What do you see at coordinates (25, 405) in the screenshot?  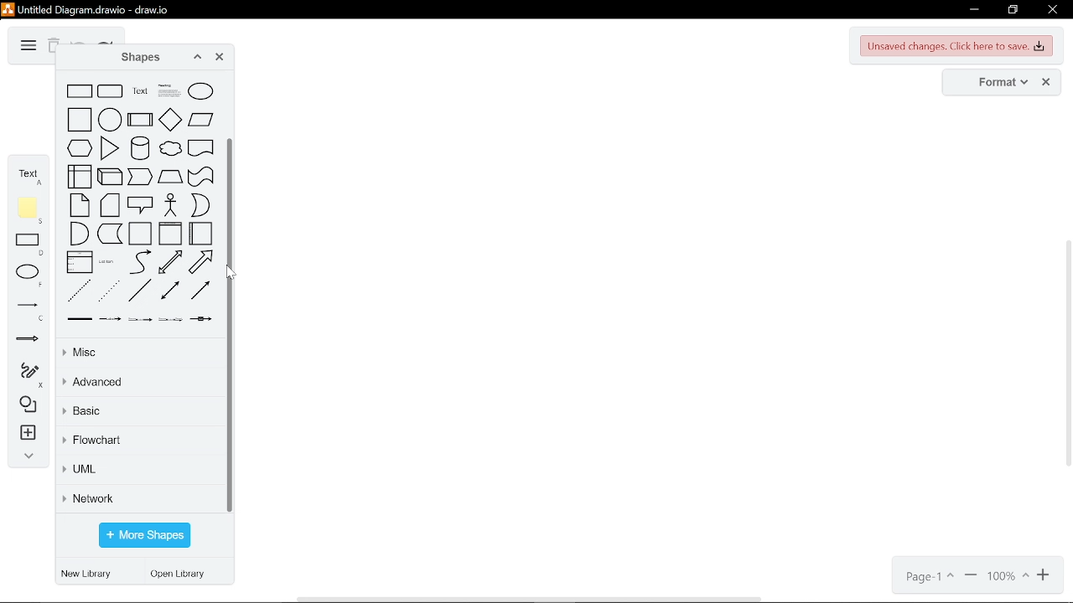 I see `shapes` at bounding box center [25, 405].